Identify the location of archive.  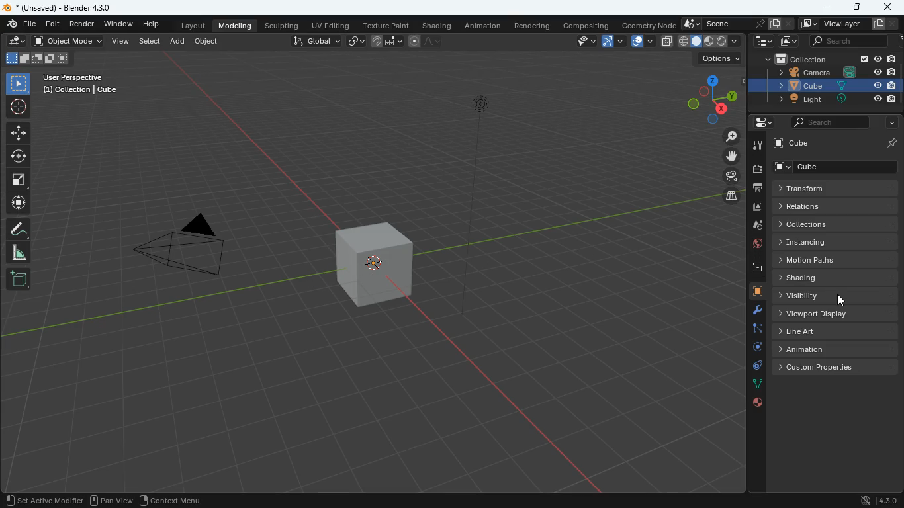
(751, 267).